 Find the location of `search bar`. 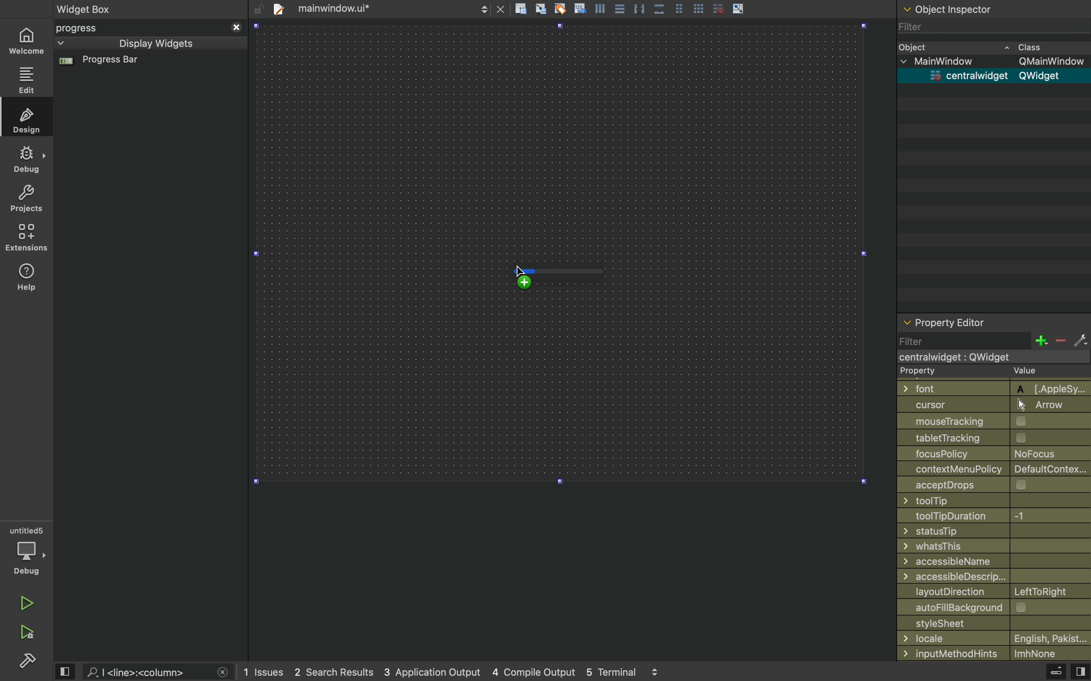

search bar is located at coordinates (156, 672).